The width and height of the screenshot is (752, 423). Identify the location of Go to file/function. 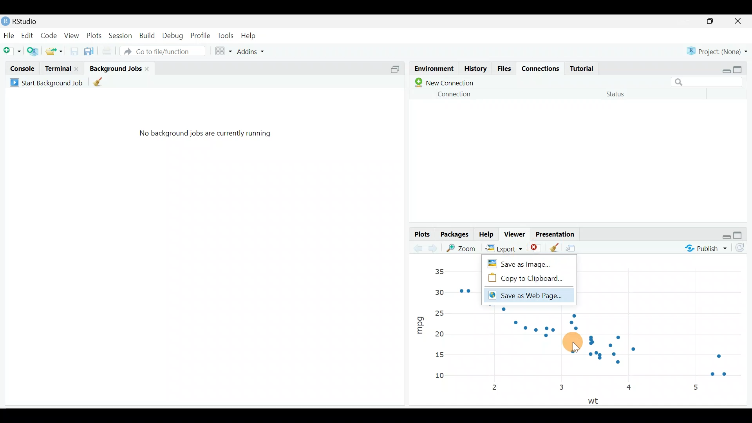
(162, 51).